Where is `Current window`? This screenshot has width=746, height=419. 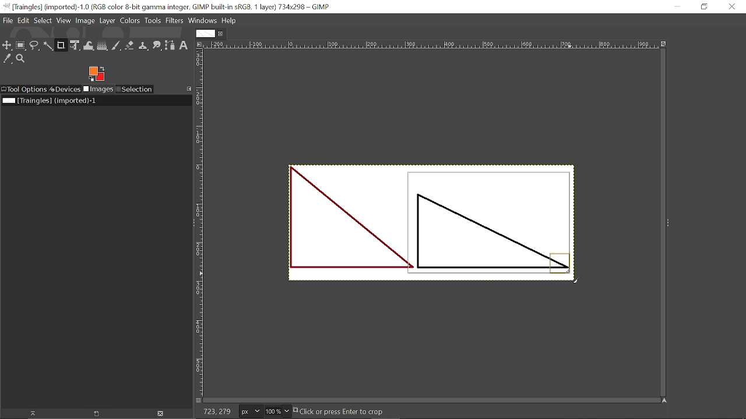
Current window is located at coordinates (169, 6).